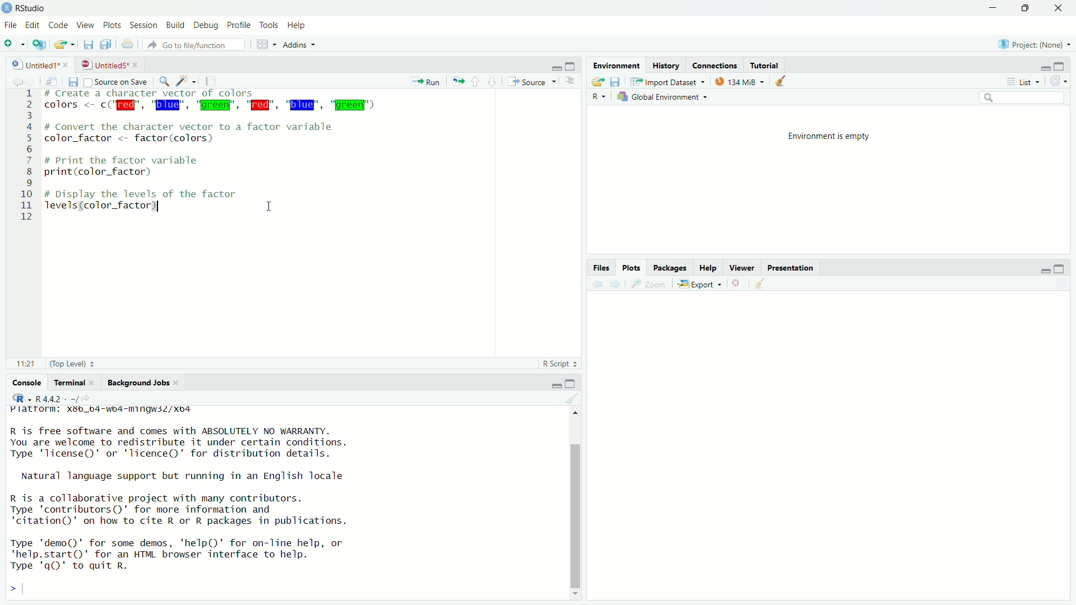  What do you see at coordinates (572, 66) in the screenshot?
I see `maximize` at bounding box center [572, 66].